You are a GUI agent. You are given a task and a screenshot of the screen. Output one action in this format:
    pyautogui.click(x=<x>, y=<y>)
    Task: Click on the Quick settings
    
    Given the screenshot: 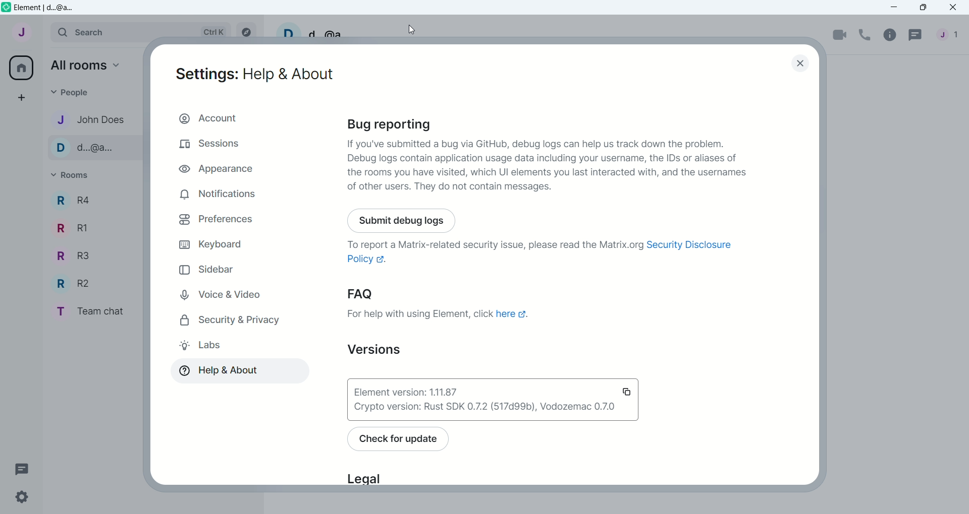 What is the action you would take?
    pyautogui.click(x=28, y=496)
    